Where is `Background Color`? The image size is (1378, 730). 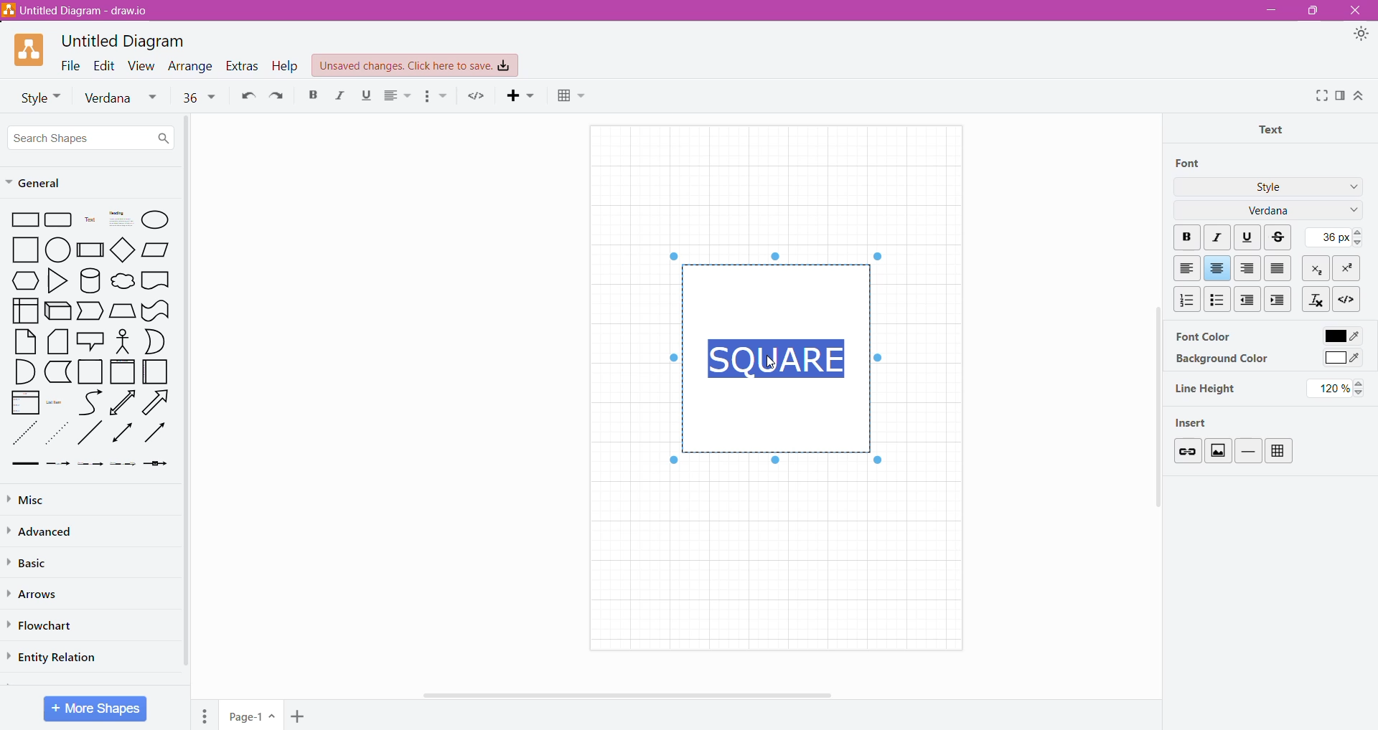
Background Color is located at coordinates (1221, 359).